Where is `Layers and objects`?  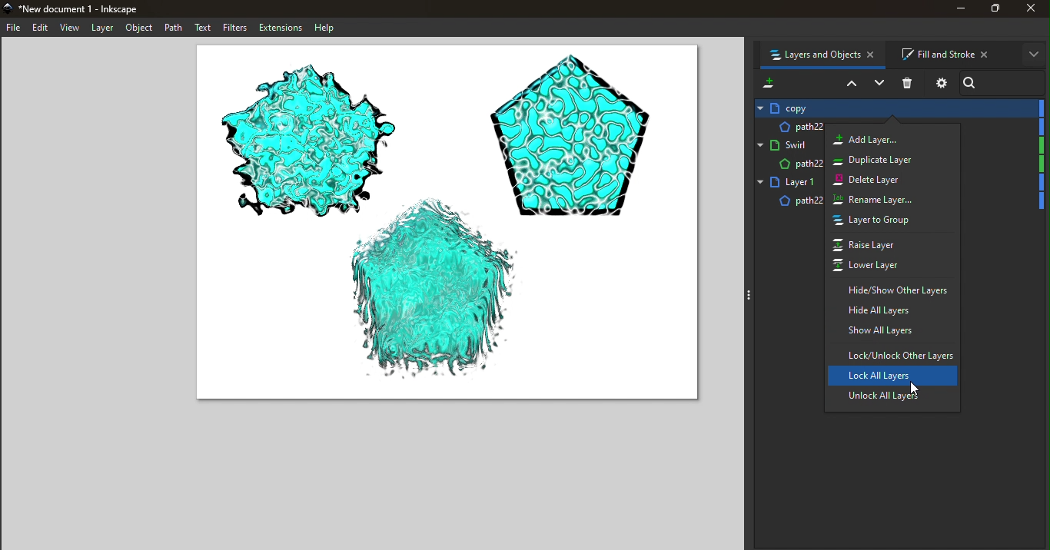 Layers and objects is located at coordinates (825, 56).